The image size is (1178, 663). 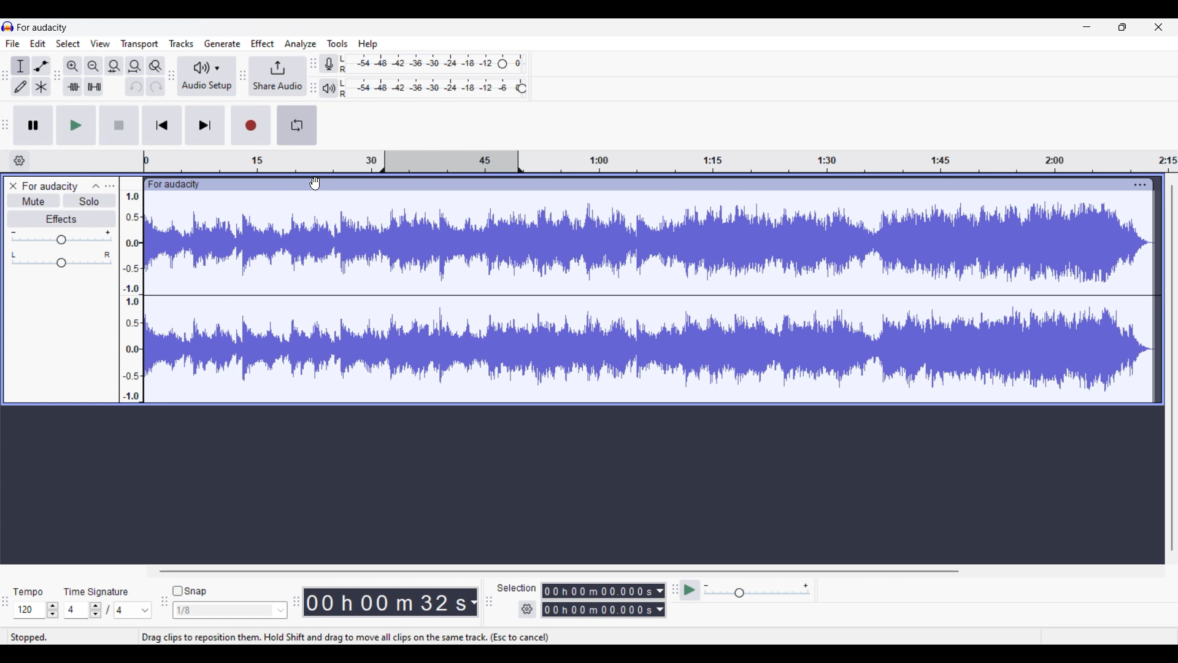 What do you see at coordinates (522, 88) in the screenshot?
I see `Recording to change playback level ` at bounding box center [522, 88].